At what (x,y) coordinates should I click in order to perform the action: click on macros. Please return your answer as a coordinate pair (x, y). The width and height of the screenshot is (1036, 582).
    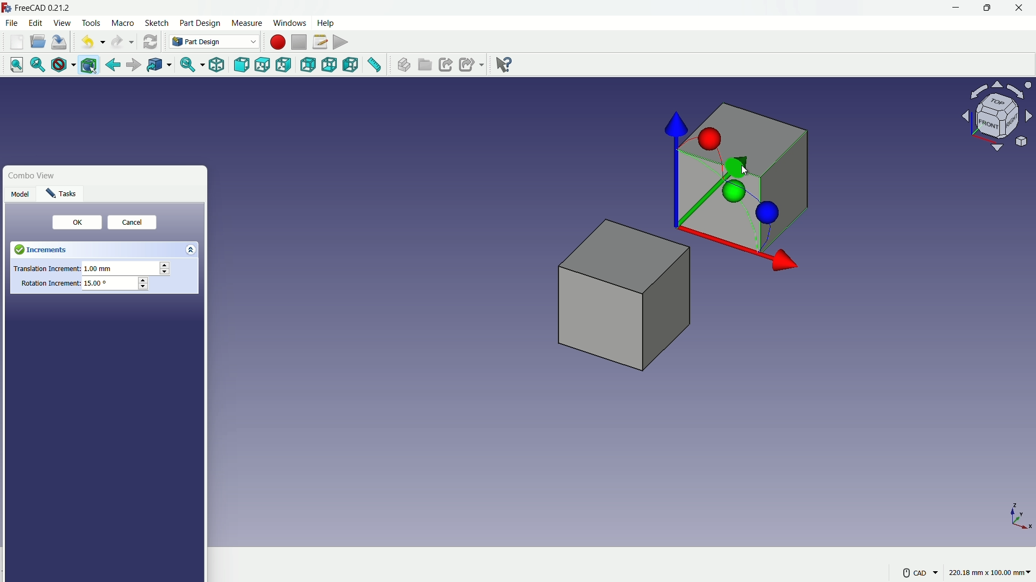
    Looking at the image, I should click on (319, 41).